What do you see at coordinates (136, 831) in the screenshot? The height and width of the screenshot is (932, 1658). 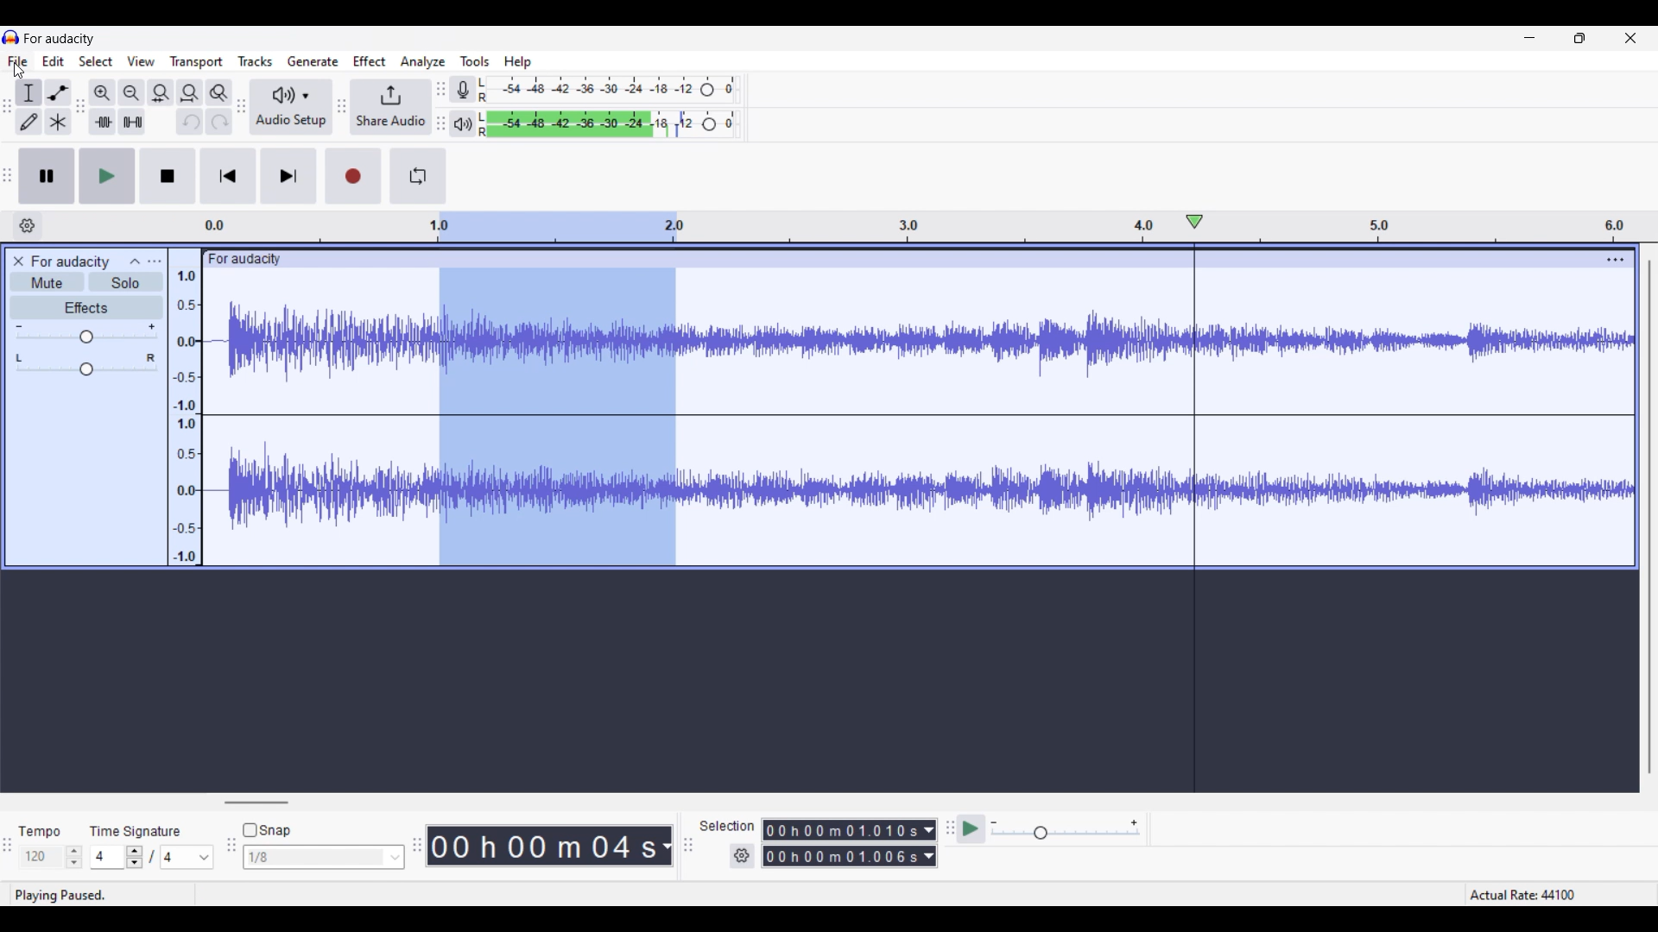 I see `time signature ` at bounding box center [136, 831].